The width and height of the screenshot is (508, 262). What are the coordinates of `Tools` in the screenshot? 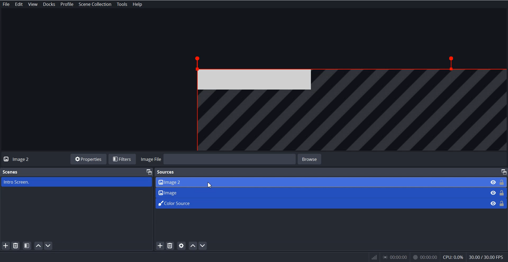 It's located at (122, 4).